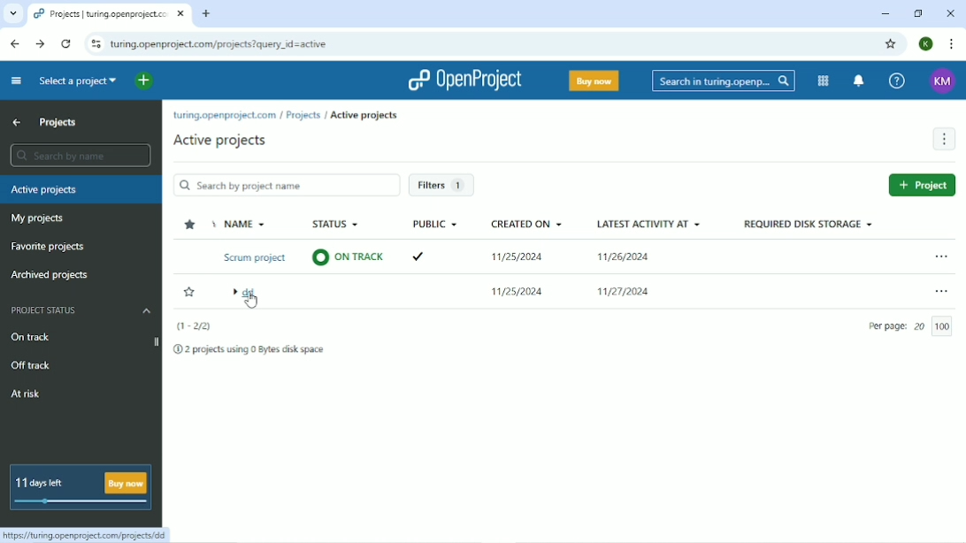  Describe the element at coordinates (442, 185) in the screenshot. I see `Filters 1` at that location.